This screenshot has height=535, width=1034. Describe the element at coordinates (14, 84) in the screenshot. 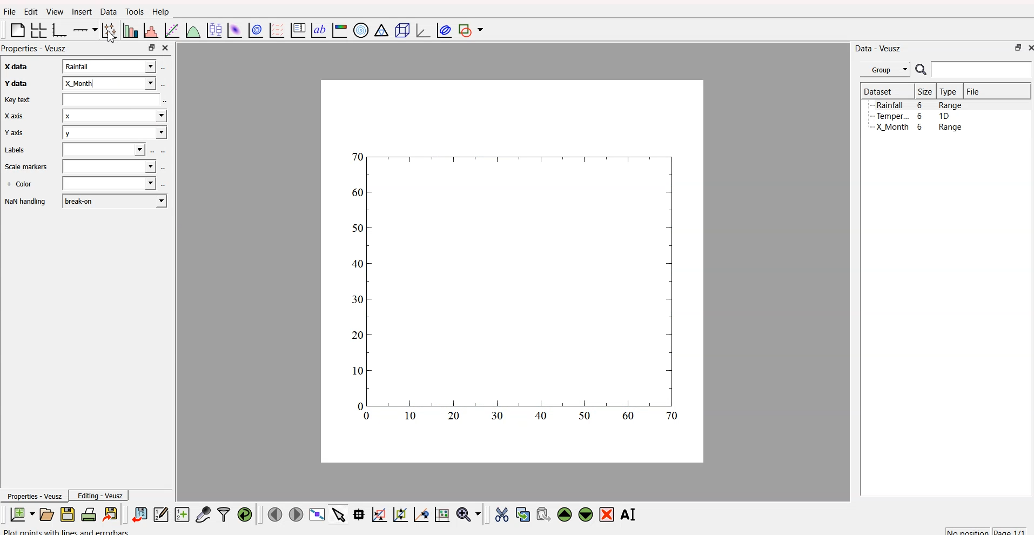

I see `Y data` at that location.